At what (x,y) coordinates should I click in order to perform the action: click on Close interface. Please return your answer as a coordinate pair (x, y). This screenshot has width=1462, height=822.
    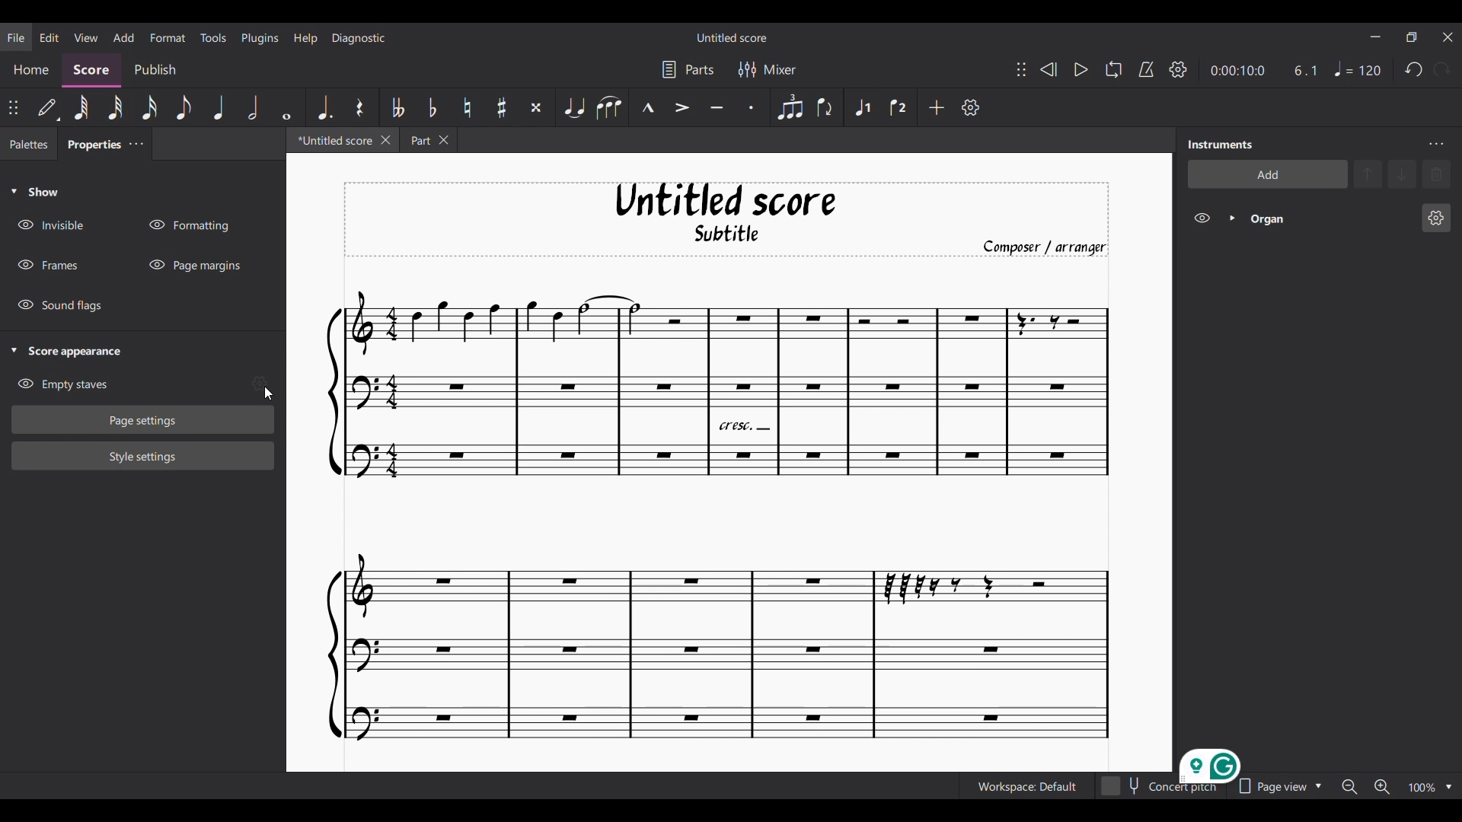
    Looking at the image, I should click on (1448, 37).